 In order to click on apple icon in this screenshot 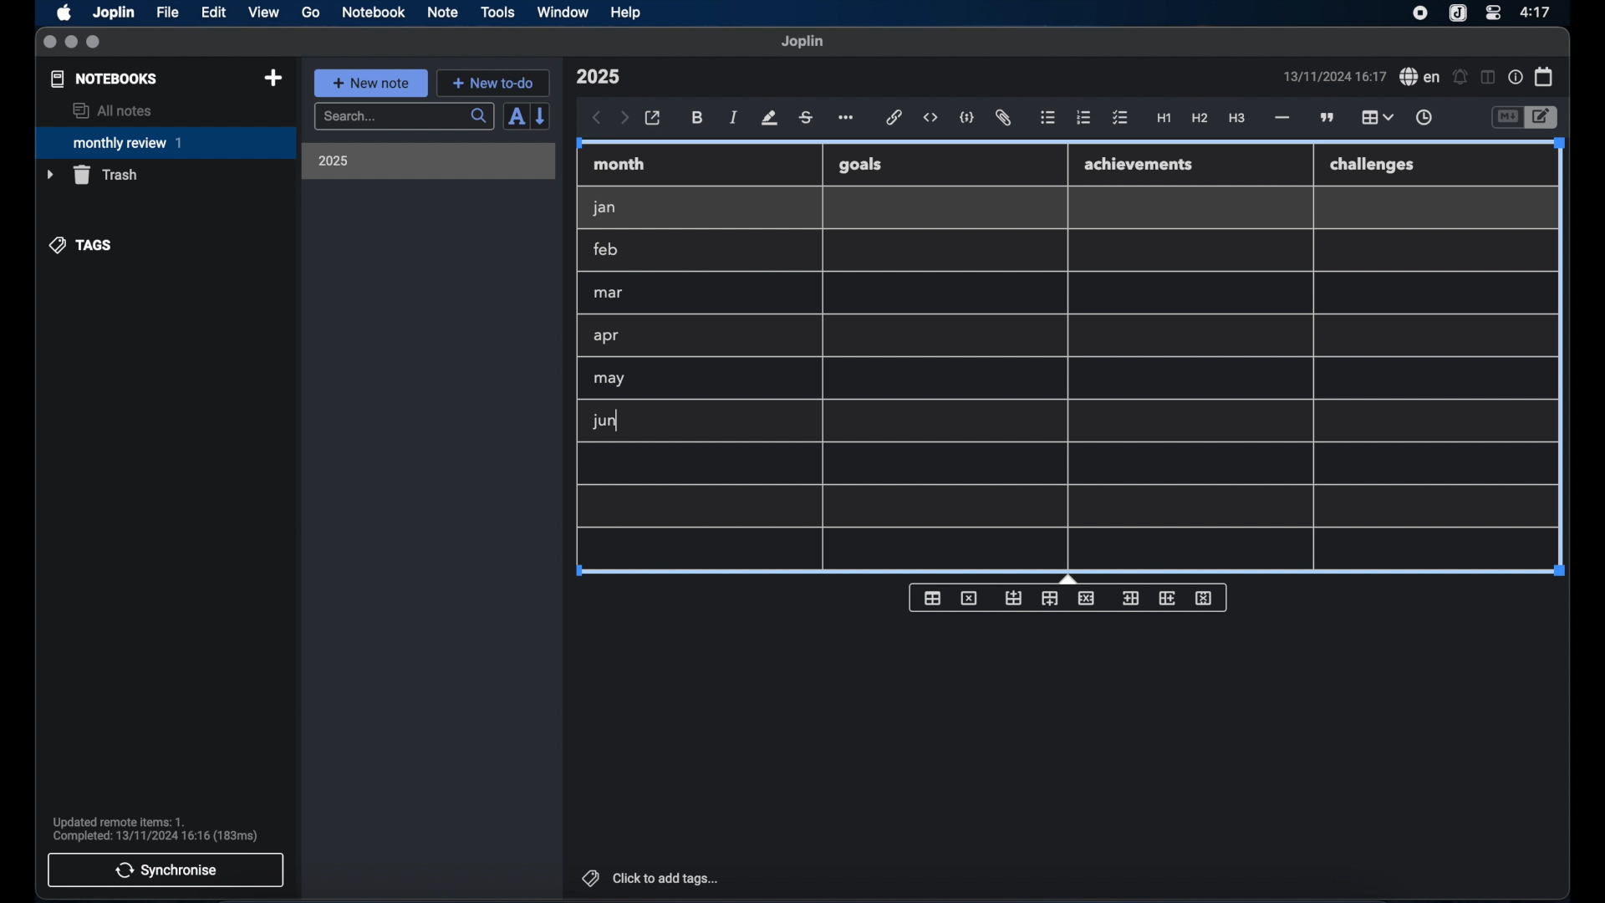, I will do `click(63, 13)`.